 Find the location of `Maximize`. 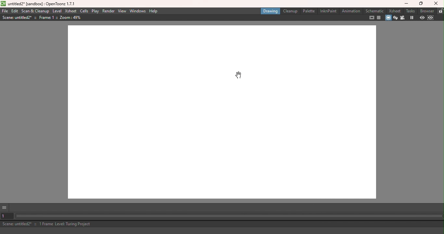

Maximize is located at coordinates (420, 4).